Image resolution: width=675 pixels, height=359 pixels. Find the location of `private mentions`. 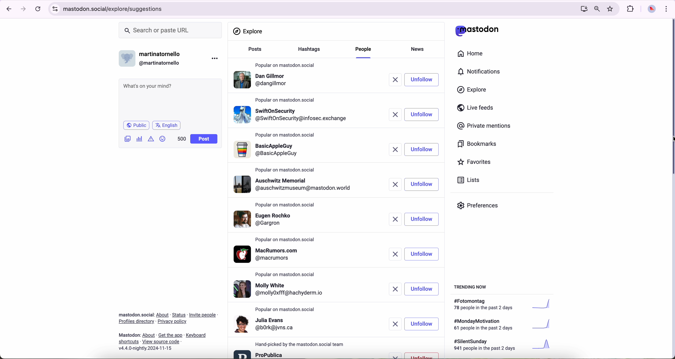

private mentions is located at coordinates (484, 126).